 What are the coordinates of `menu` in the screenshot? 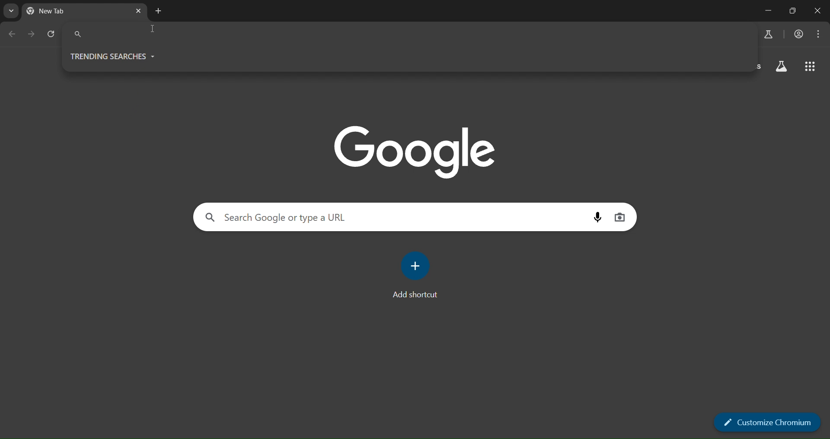 It's located at (819, 32).